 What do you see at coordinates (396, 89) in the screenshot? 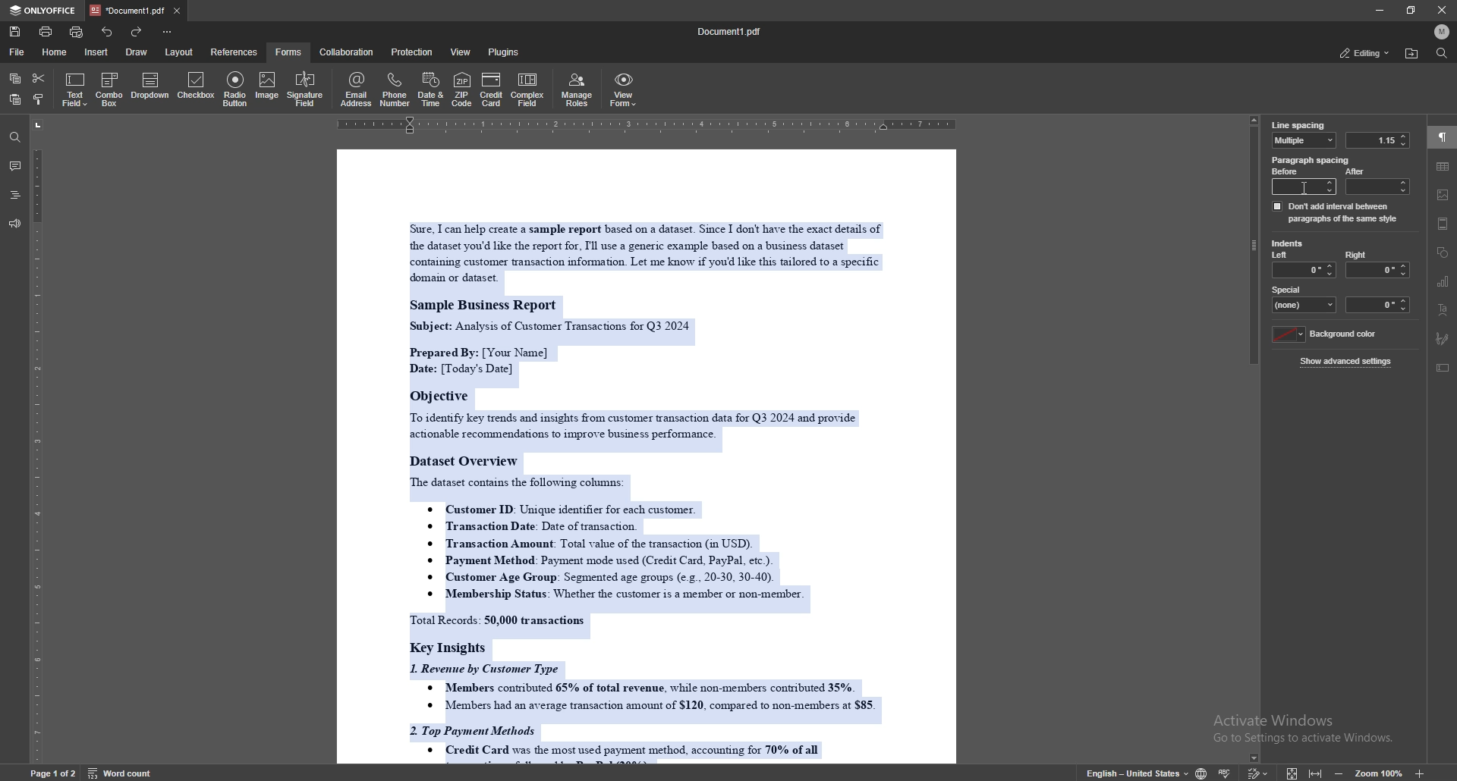
I see `phone number` at bounding box center [396, 89].